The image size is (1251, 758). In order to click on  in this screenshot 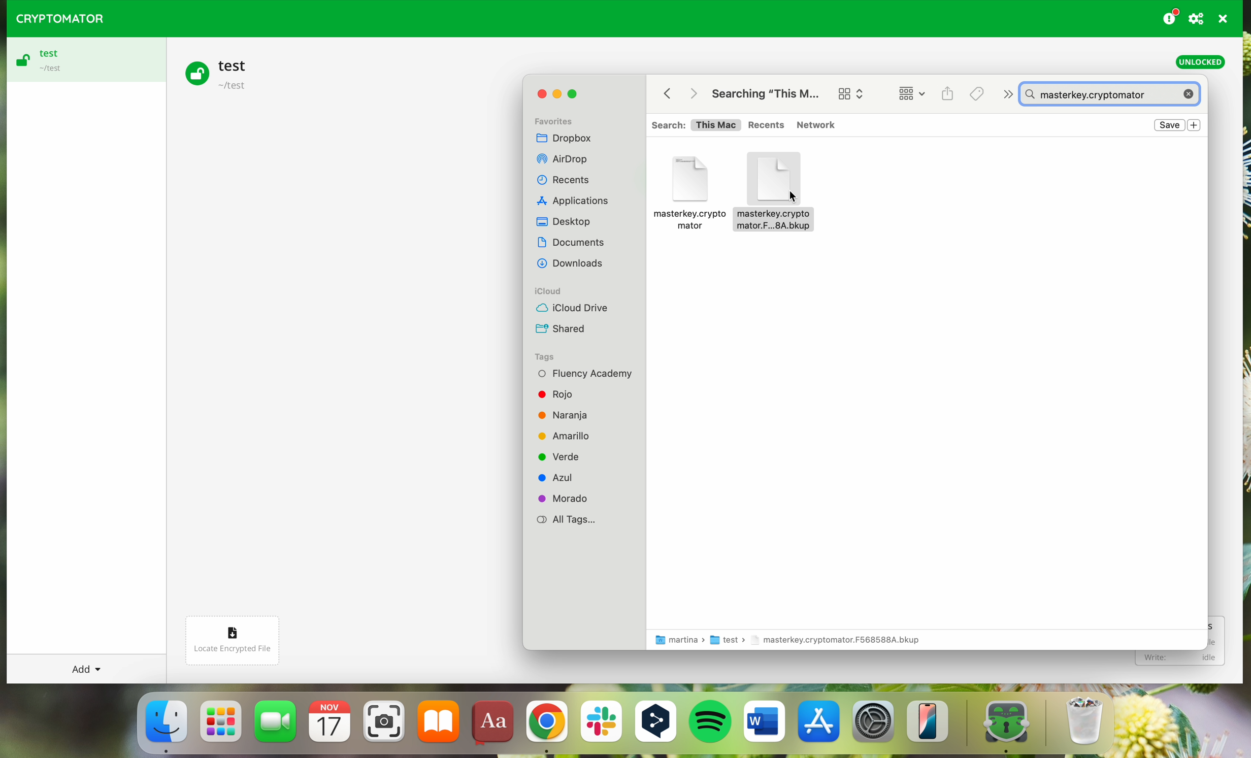, I will do `click(693, 93)`.